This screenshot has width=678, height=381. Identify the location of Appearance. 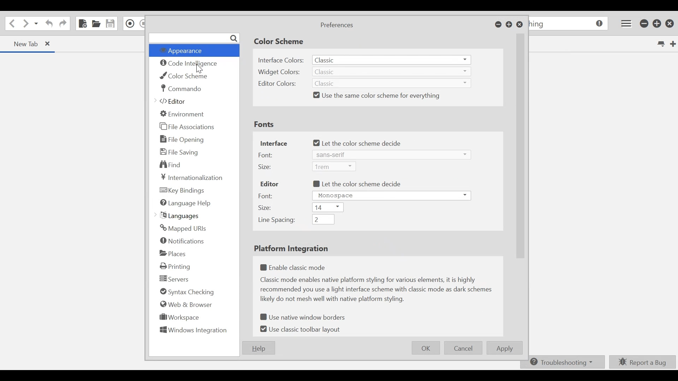
(192, 51).